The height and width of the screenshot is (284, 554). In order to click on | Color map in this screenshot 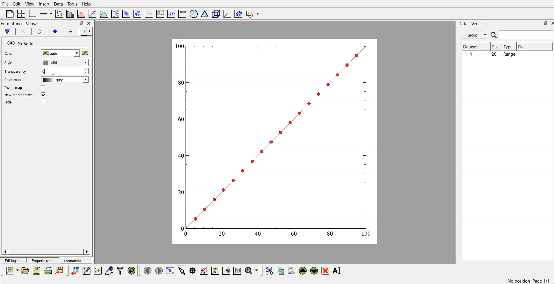, I will do `click(12, 80)`.